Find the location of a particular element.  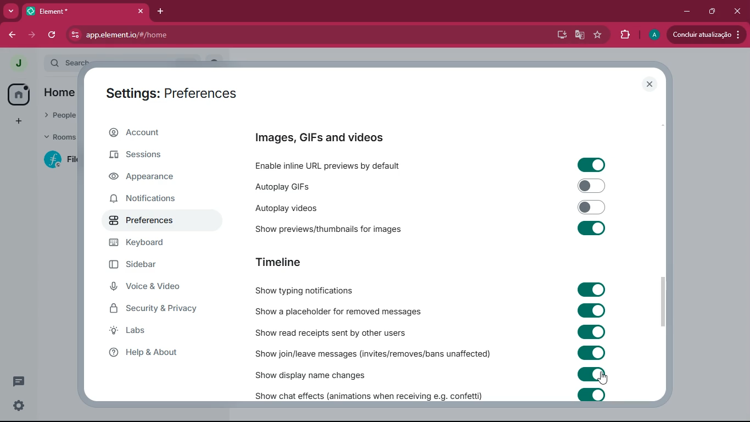

add tab is located at coordinates (162, 12).